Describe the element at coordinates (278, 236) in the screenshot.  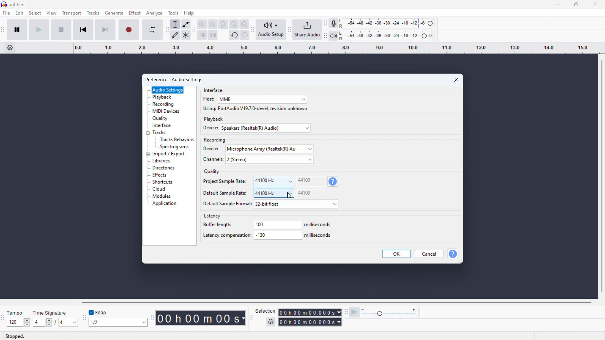
I see `latency compensation` at that location.